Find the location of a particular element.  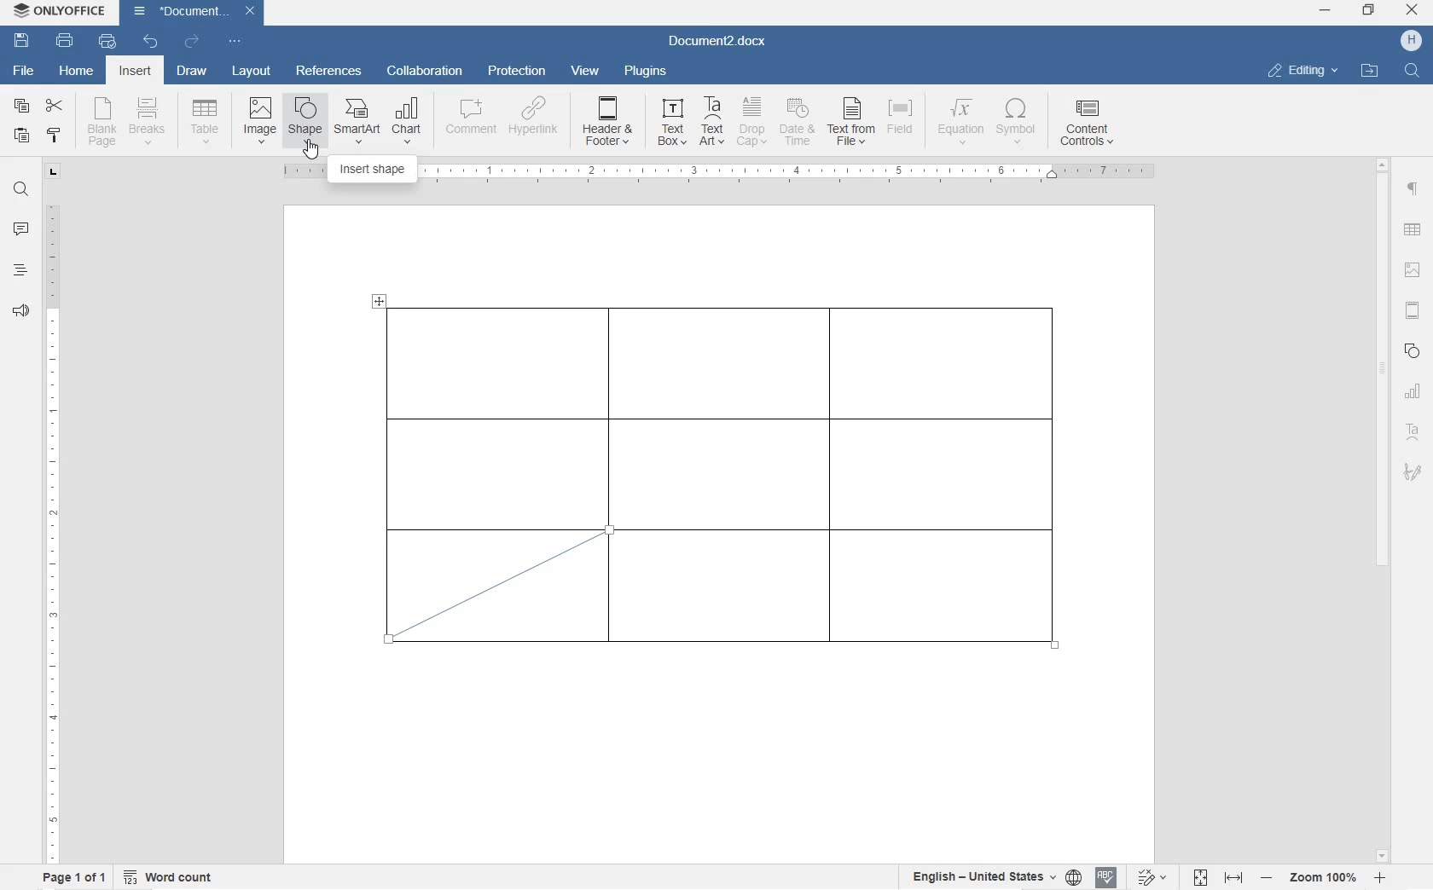

HYPERLINK is located at coordinates (534, 122).